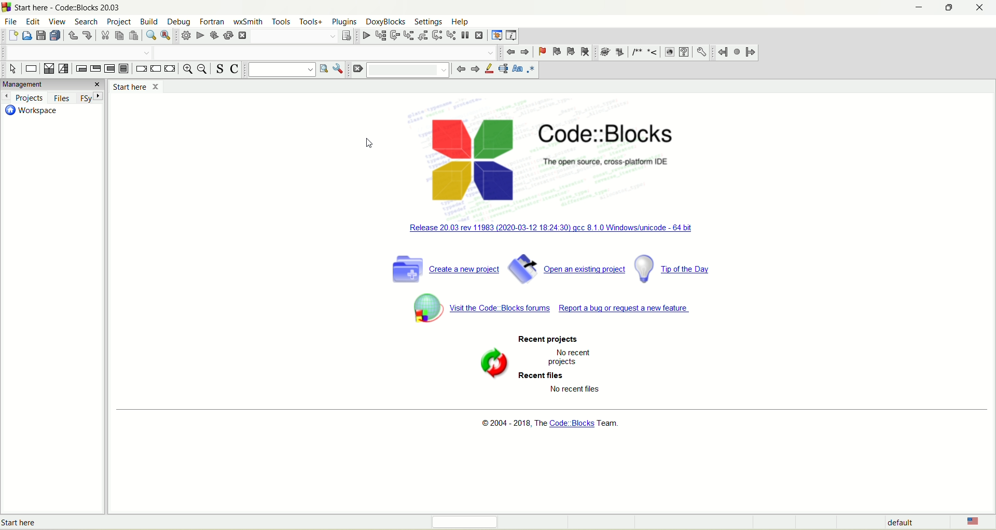 The height and width of the screenshot is (530, 996). What do you see at coordinates (509, 52) in the screenshot?
I see `jump back` at bounding box center [509, 52].